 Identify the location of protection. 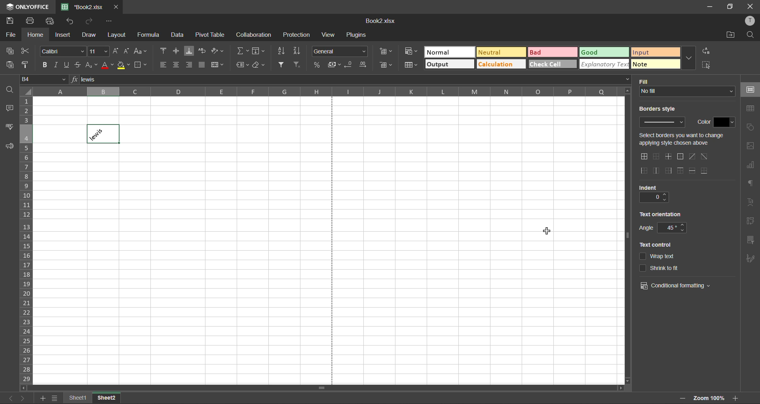
(296, 35).